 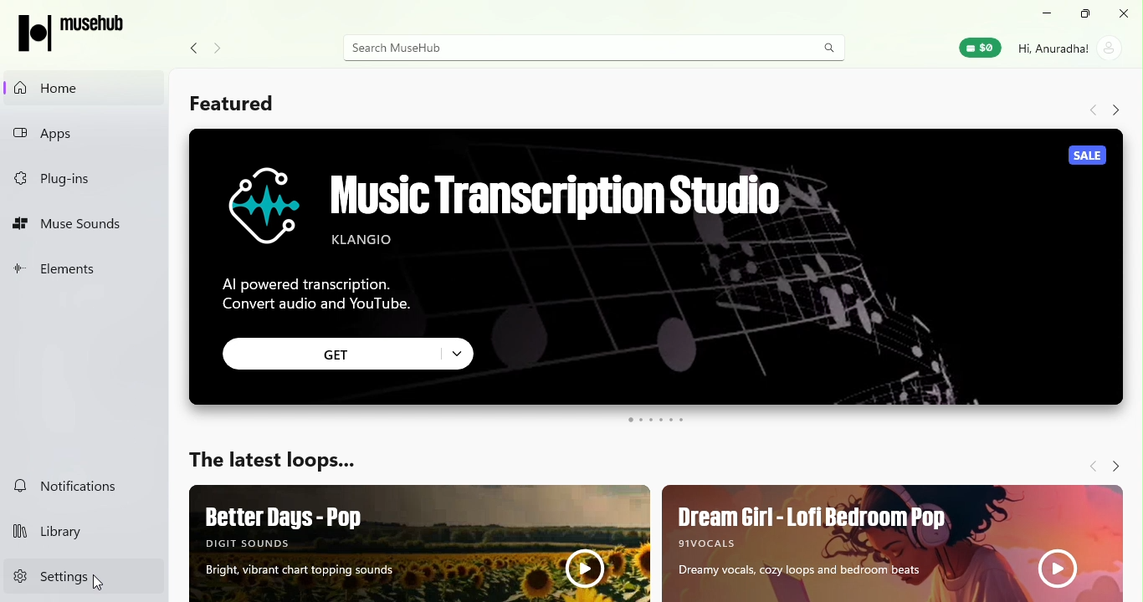 What do you see at coordinates (97, 583) in the screenshot?
I see `cursor` at bounding box center [97, 583].